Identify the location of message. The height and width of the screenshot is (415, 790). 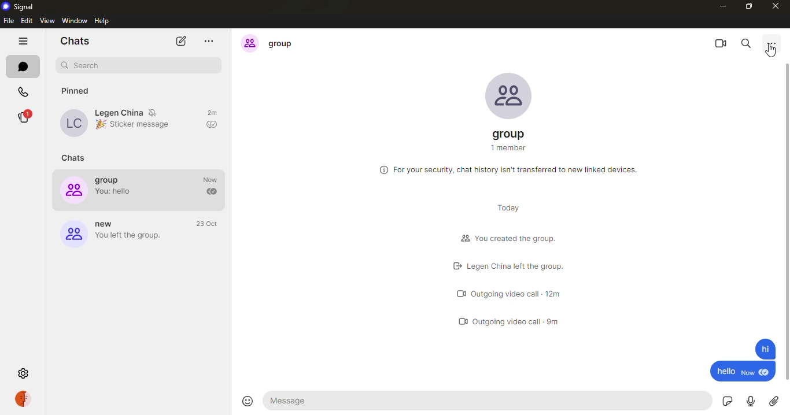
(763, 350).